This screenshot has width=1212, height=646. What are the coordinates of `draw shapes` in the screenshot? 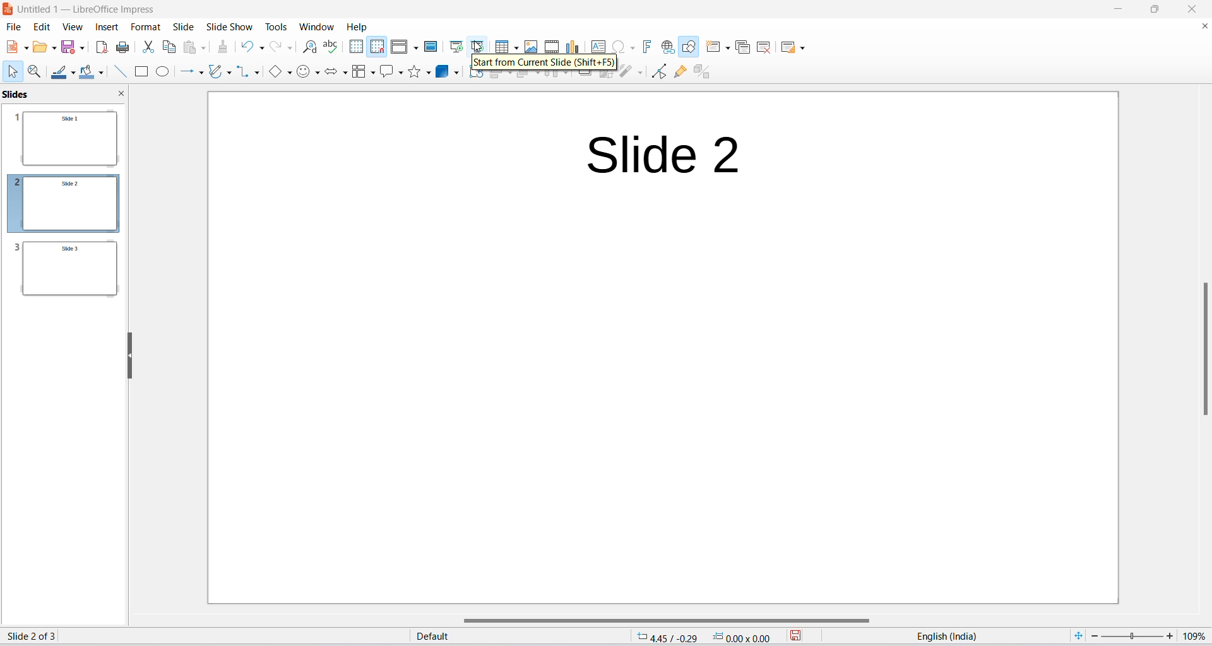 It's located at (691, 48).